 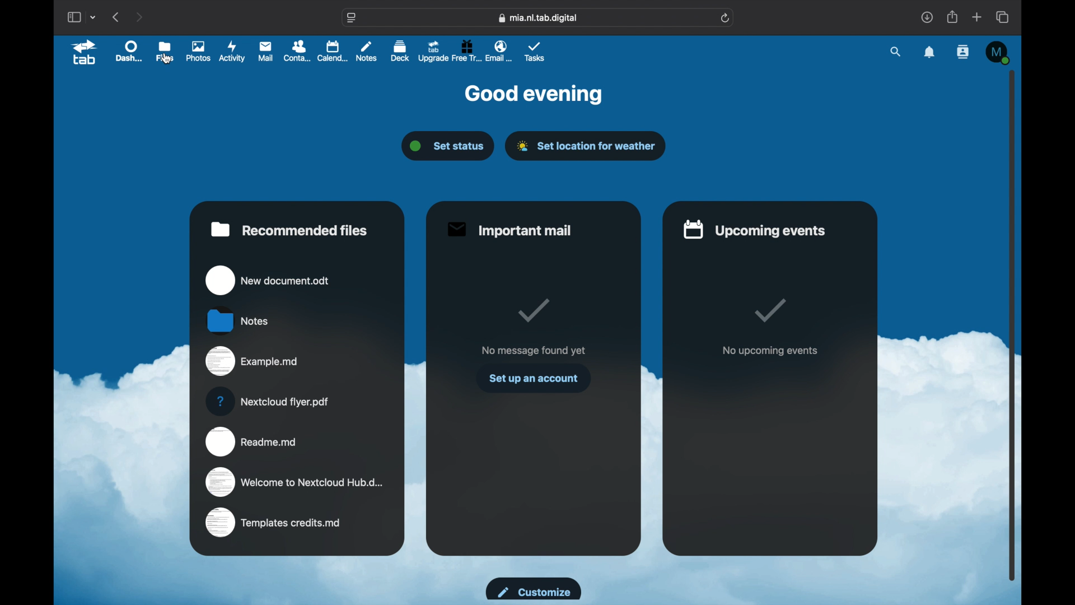 I want to click on upgrade, so click(x=433, y=52).